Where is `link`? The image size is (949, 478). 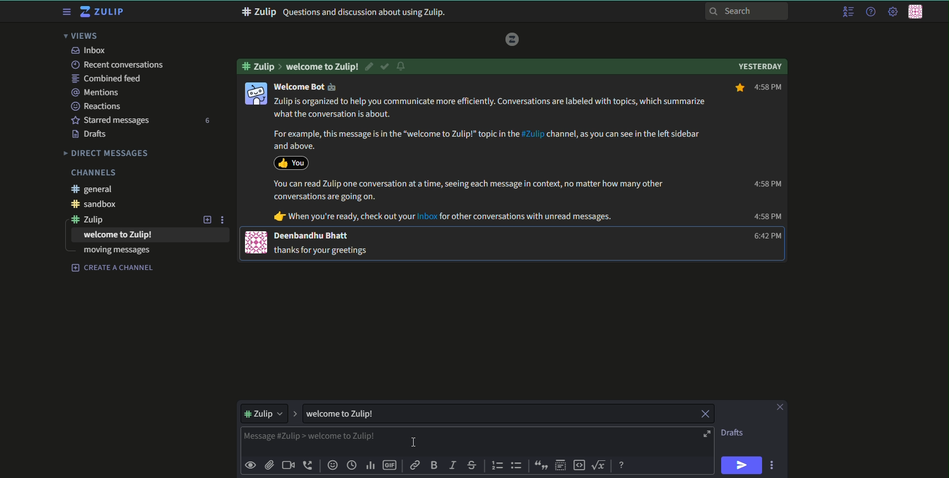
link is located at coordinates (416, 466).